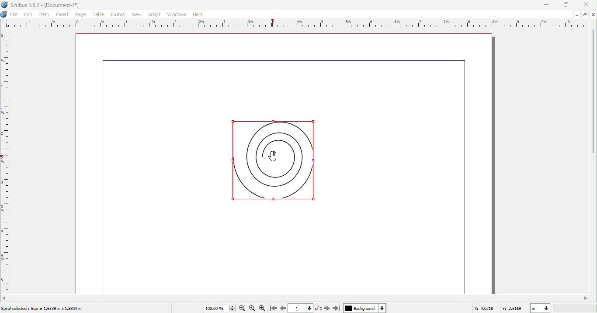 The width and height of the screenshot is (597, 313). Describe the element at coordinates (536, 308) in the screenshot. I see `Select the current unit` at that location.